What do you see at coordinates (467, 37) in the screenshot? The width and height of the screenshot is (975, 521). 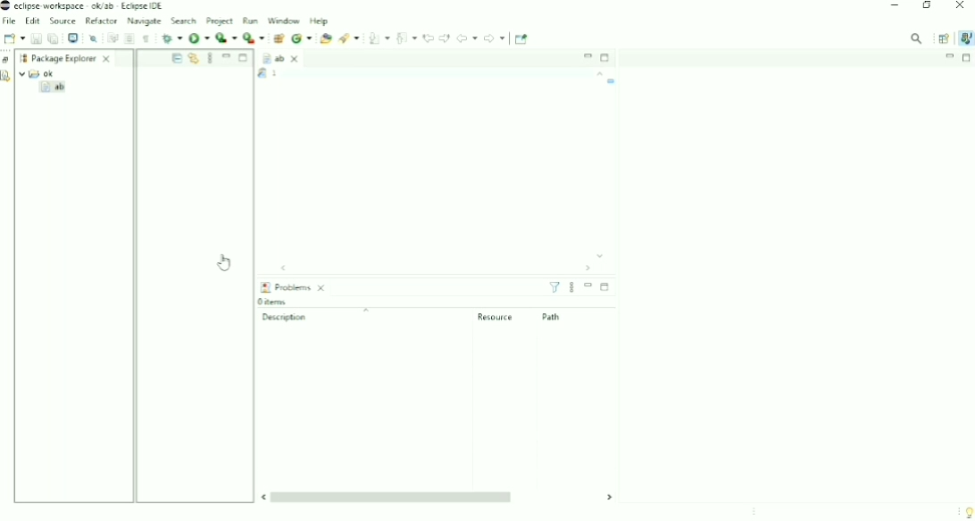 I see `Back` at bounding box center [467, 37].